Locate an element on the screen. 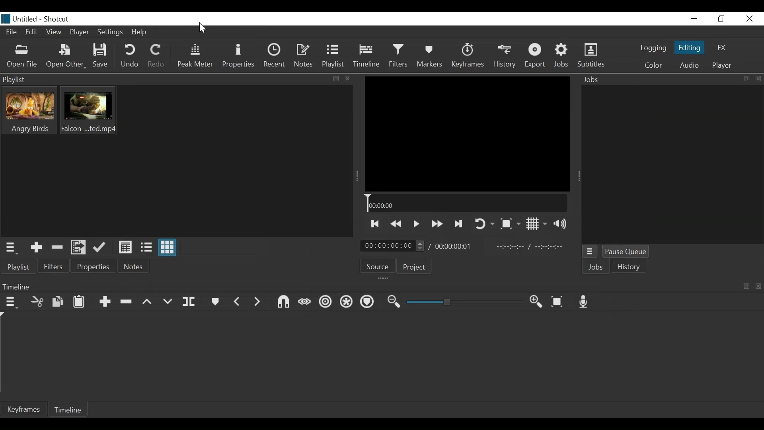 The width and height of the screenshot is (764, 430). Previous marker is located at coordinates (237, 301).